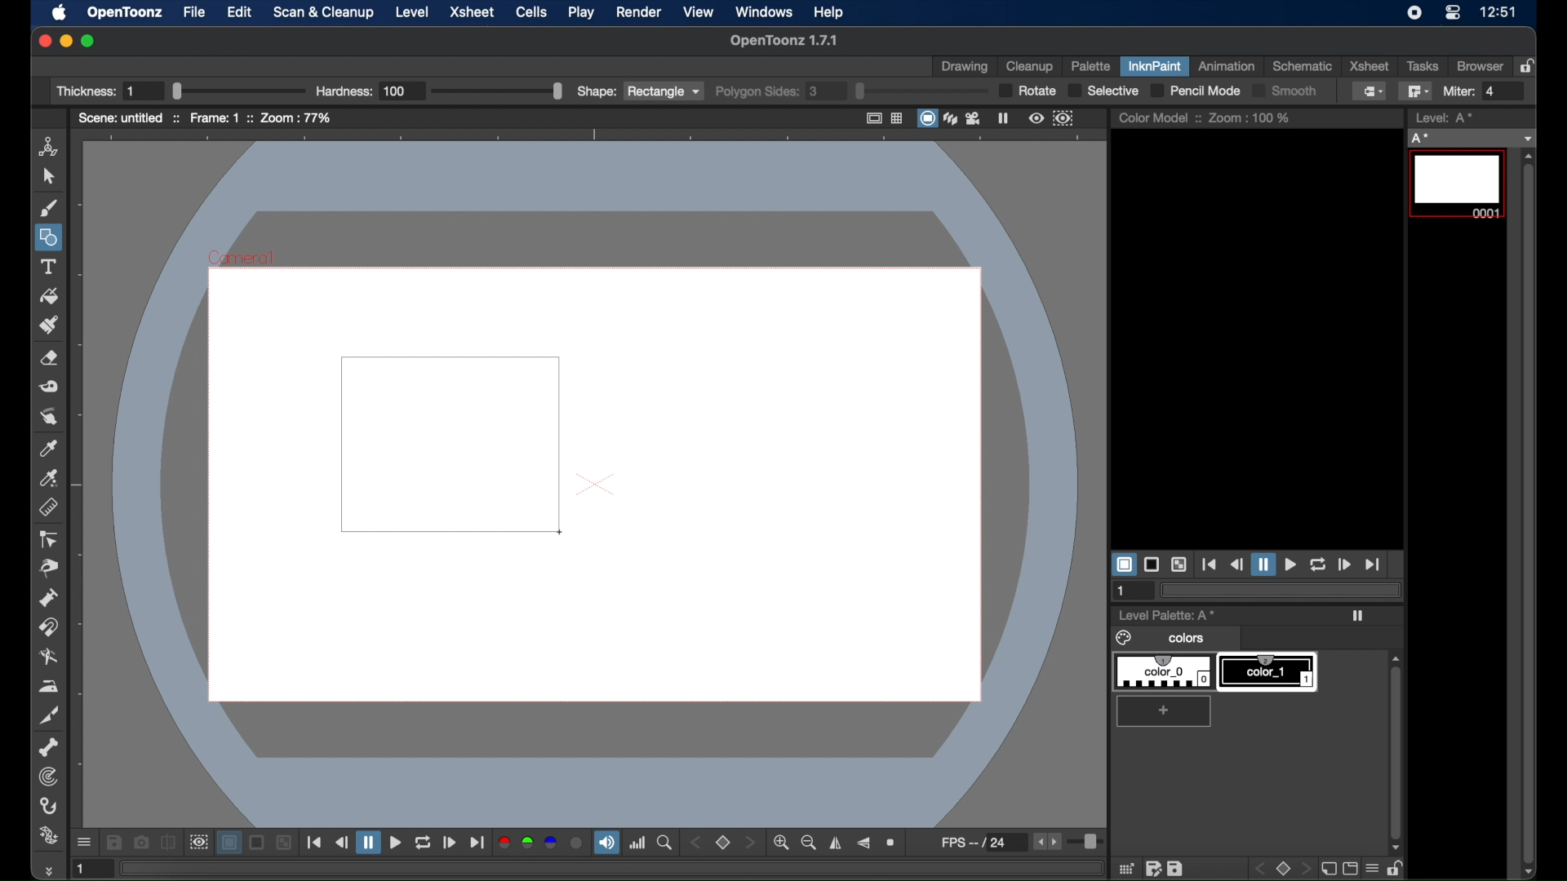 The width and height of the screenshot is (1567, 881). I want to click on slider, so click(1088, 843).